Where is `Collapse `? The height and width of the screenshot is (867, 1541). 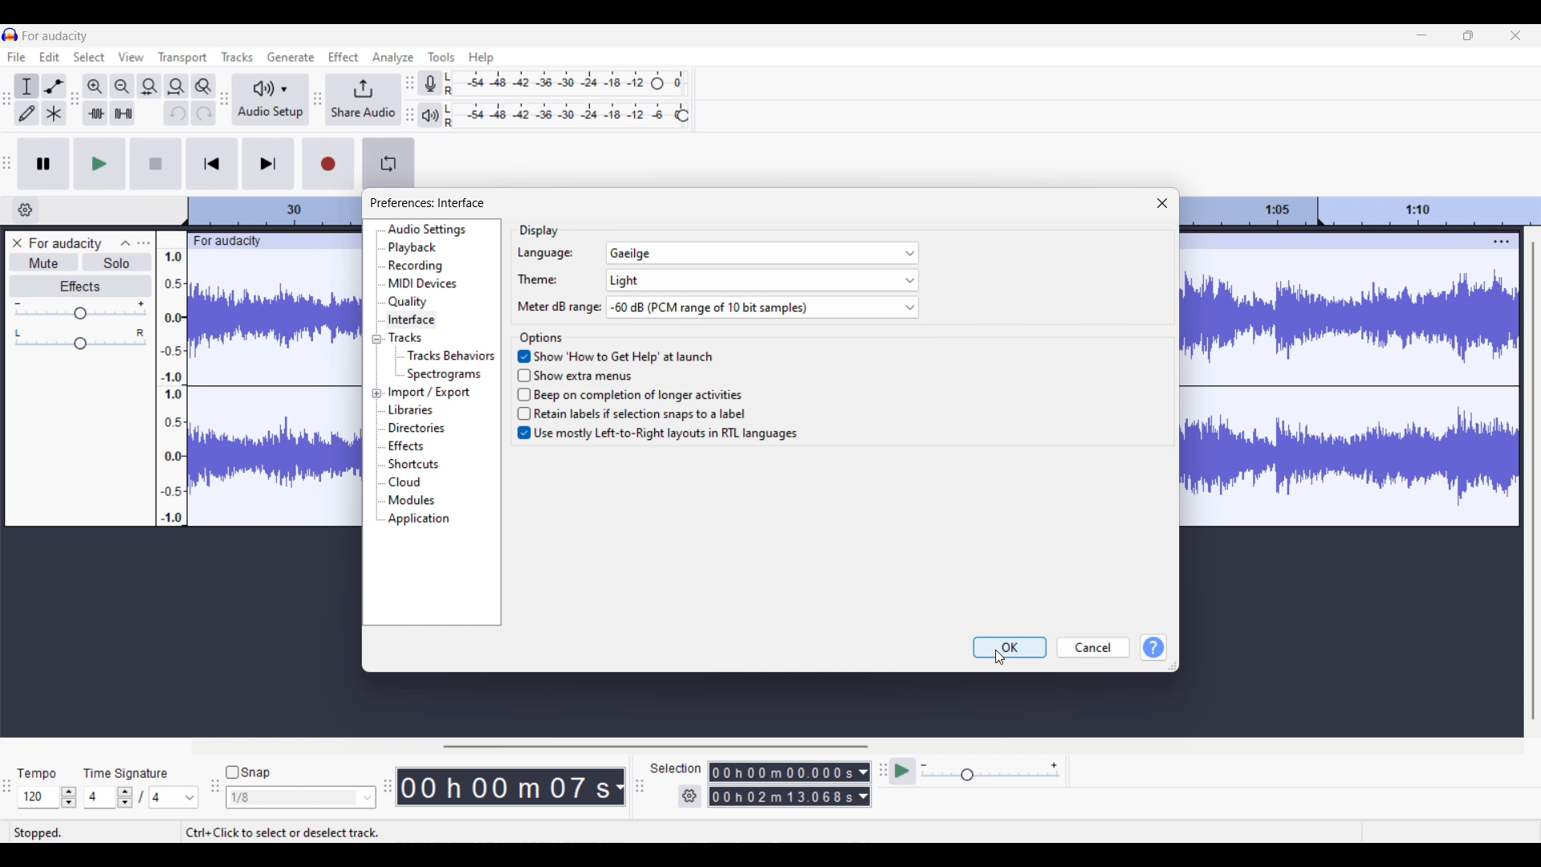
Collapse  is located at coordinates (125, 243).